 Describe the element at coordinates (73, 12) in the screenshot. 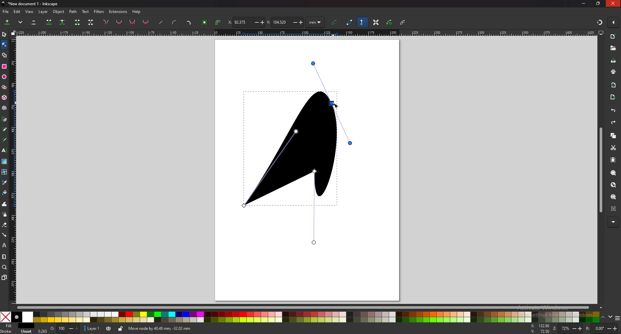

I see `path` at that location.